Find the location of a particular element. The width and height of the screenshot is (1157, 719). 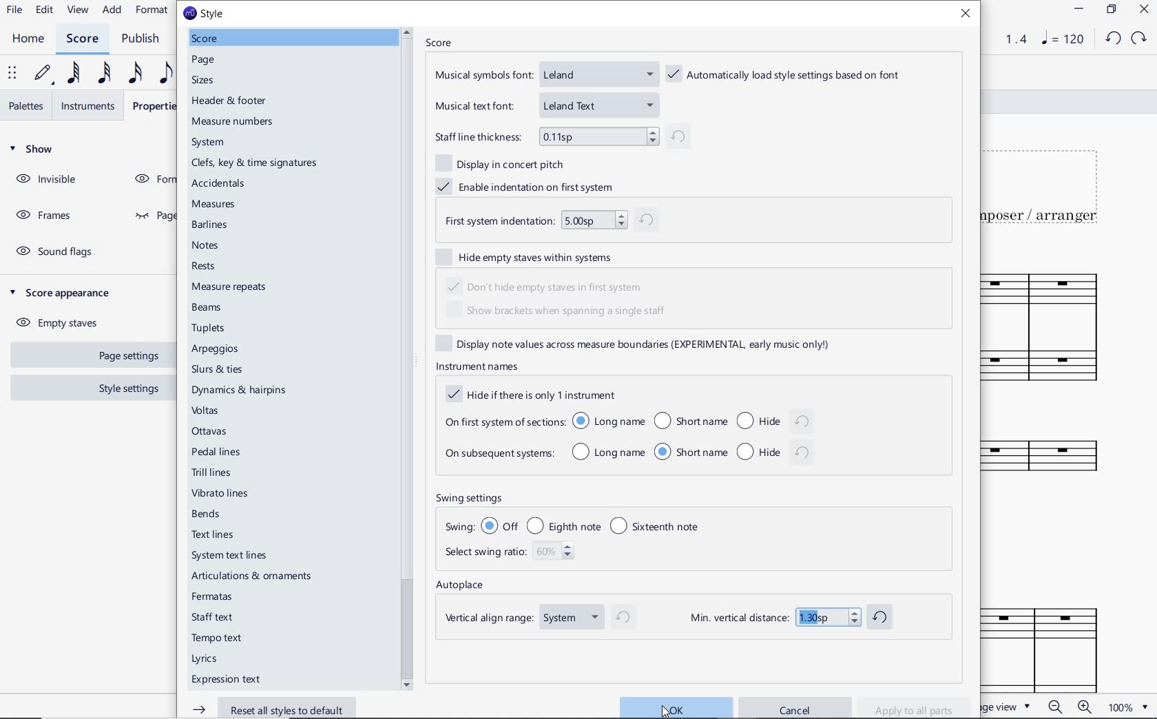

cancel is located at coordinates (797, 705).